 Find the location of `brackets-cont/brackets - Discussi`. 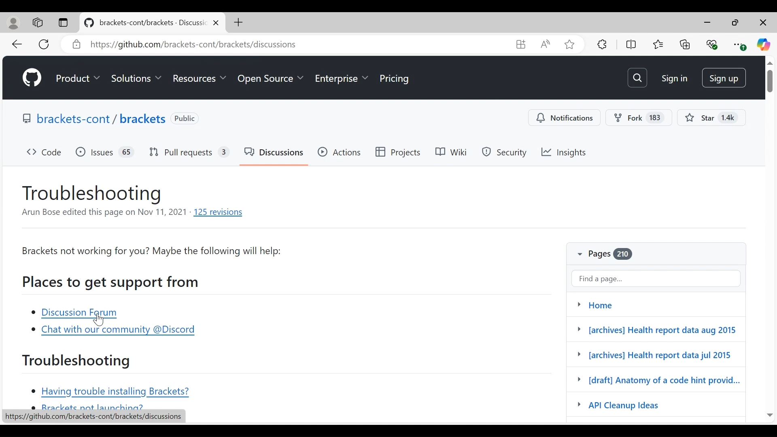

brackets-cont/brackets - Discussi is located at coordinates (150, 24).